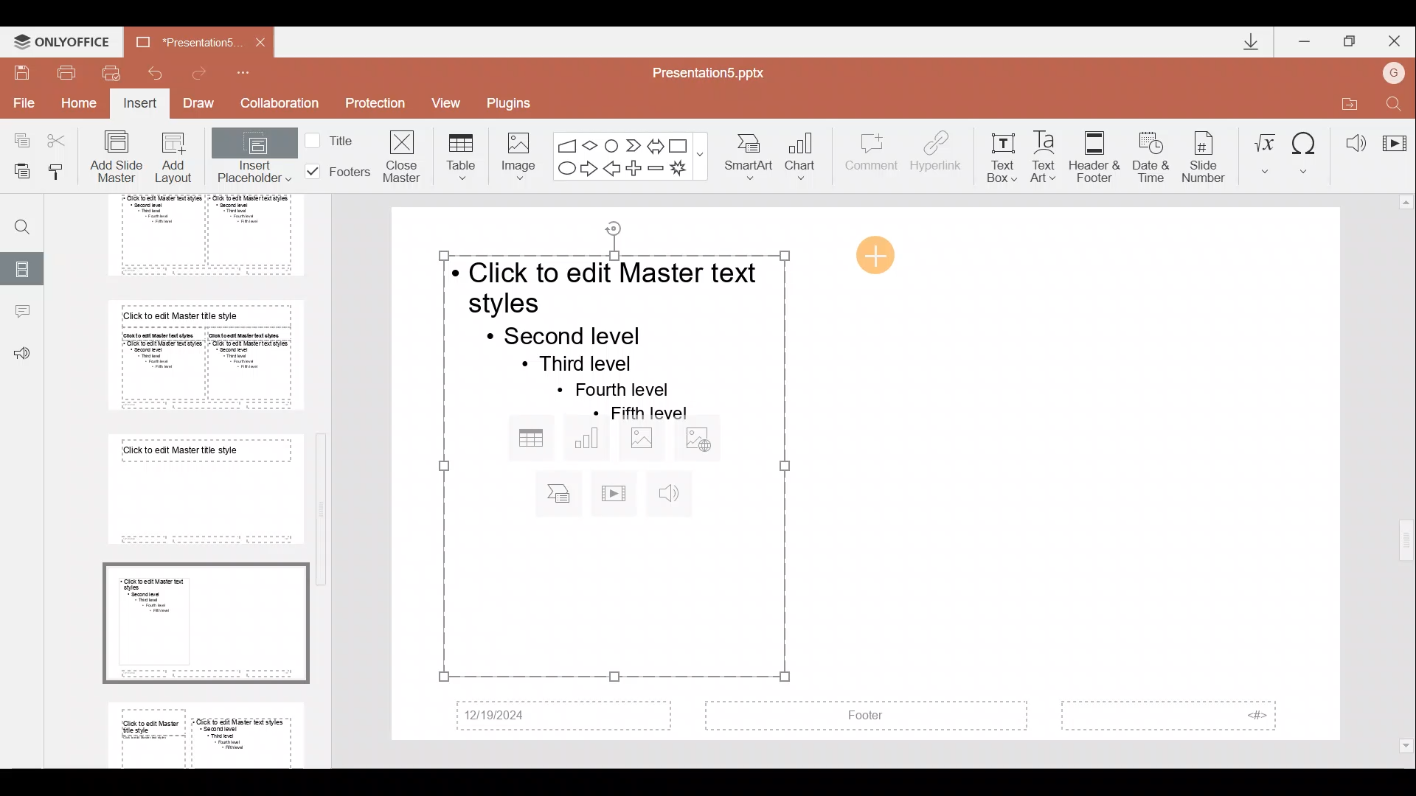 Image resolution: width=1416 pixels, height=796 pixels. What do you see at coordinates (403, 156) in the screenshot?
I see `Close masters` at bounding box center [403, 156].